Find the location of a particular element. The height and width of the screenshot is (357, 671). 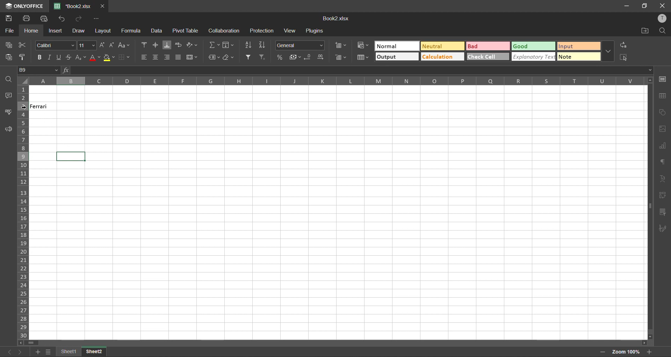

ONLY OFFICE is located at coordinates (24, 6).